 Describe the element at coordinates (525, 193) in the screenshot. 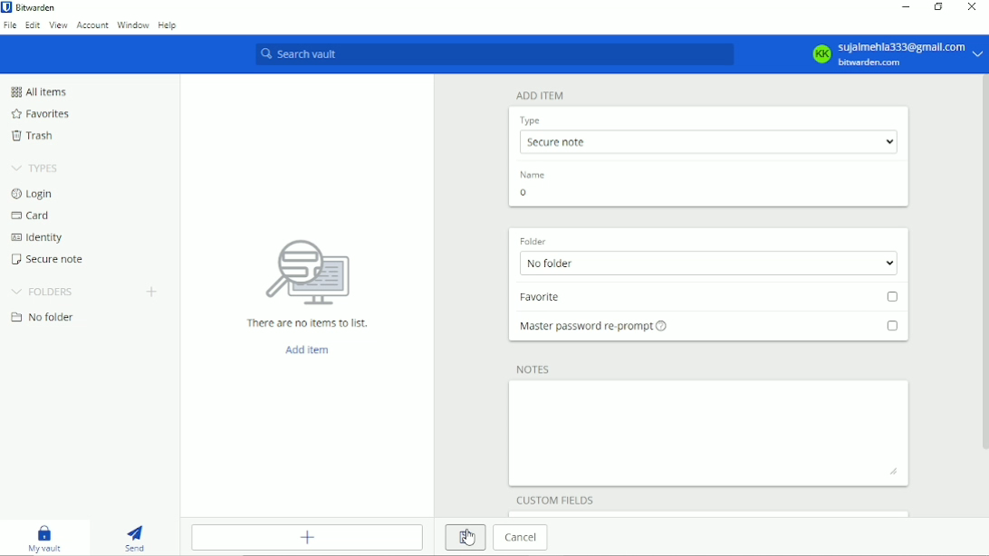

I see `o` at that location.